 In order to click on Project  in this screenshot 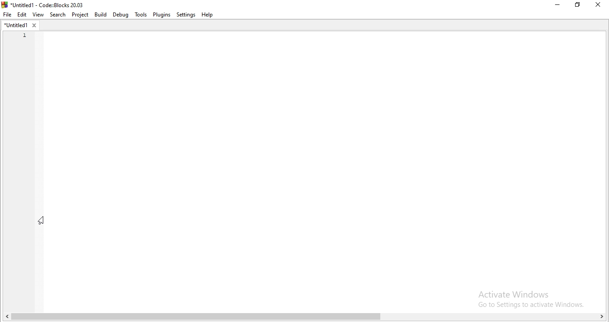, I will do `click(81, 15)`.